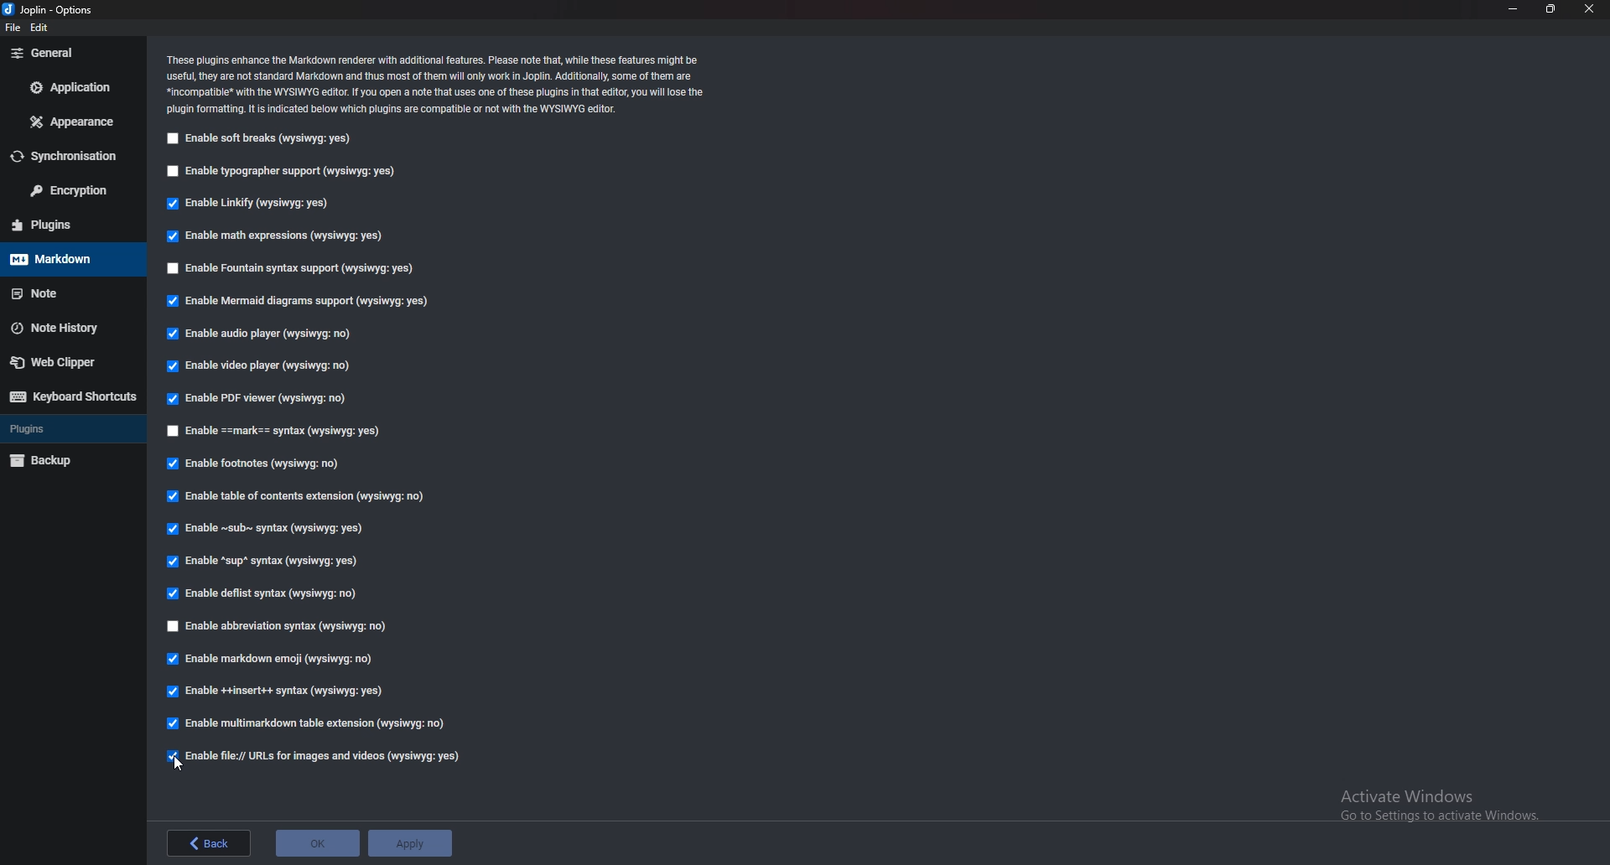 The width and height of the screenshot is (1610, 865). I want to click on close, so click(1591, 9).